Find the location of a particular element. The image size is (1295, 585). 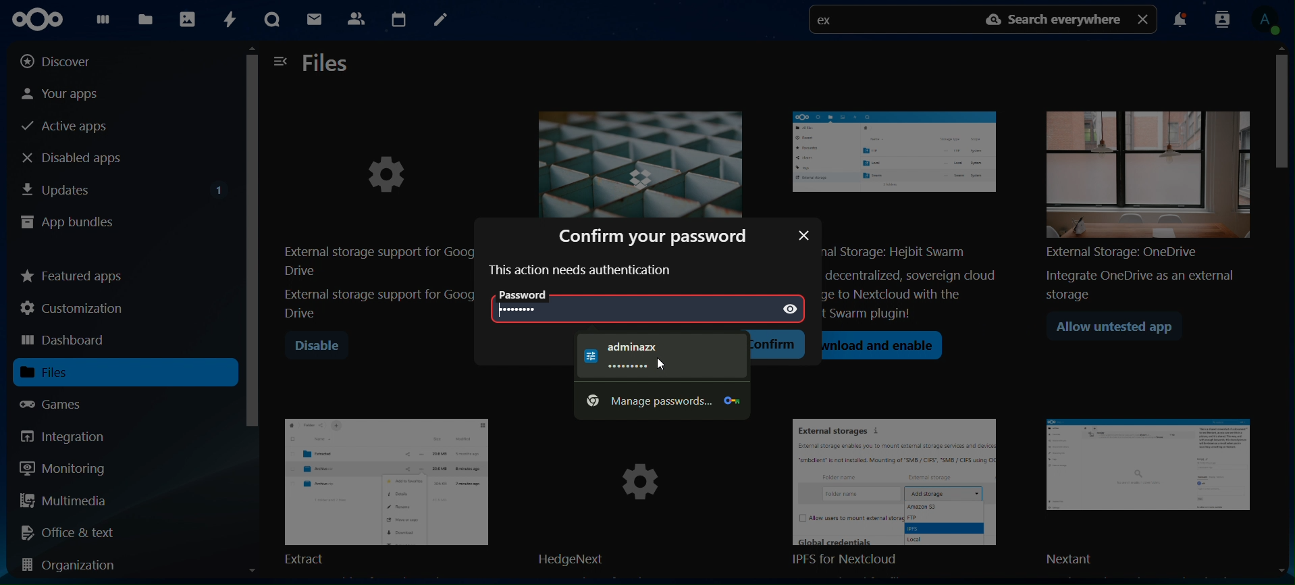

discover is located at coordinates (66, 61).